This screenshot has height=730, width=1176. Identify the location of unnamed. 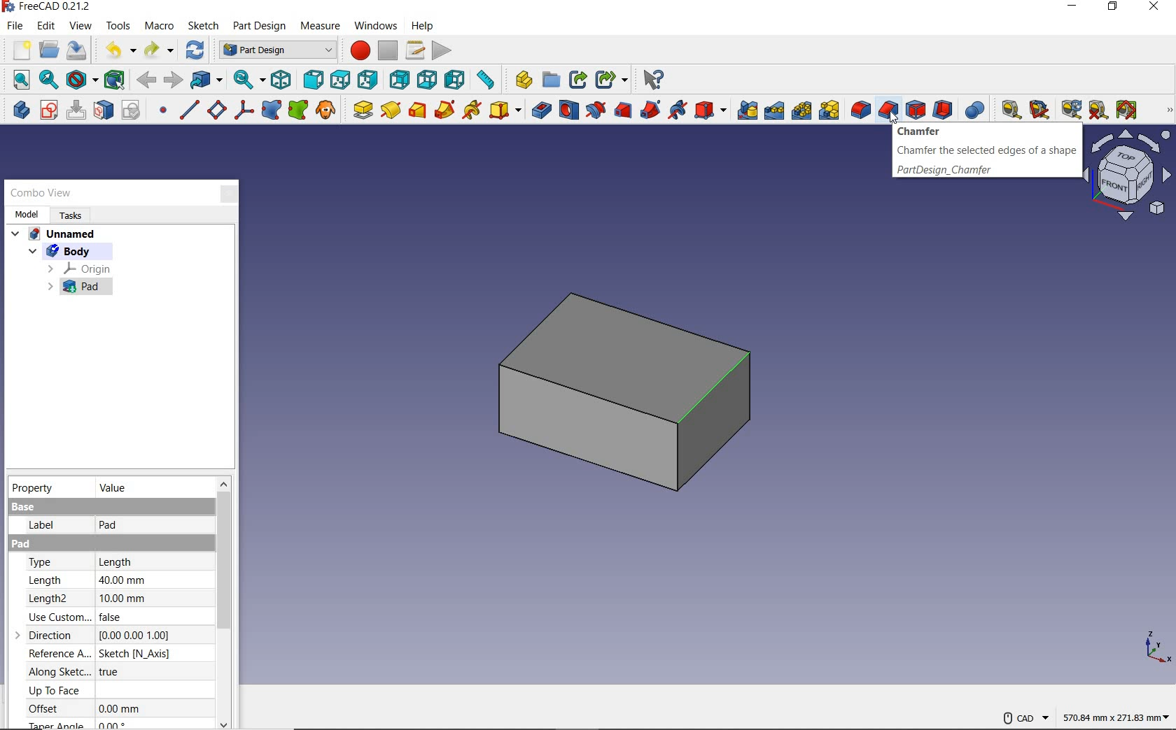
(54, 236).